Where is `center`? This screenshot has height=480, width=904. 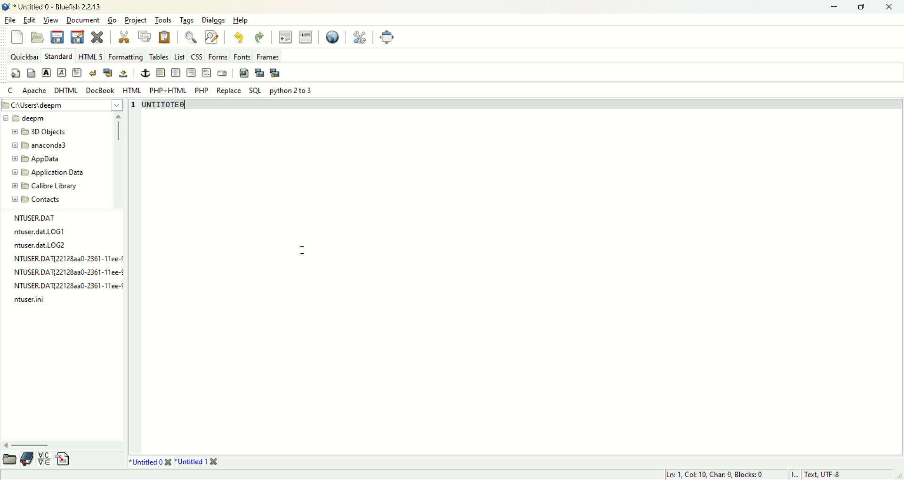
center is located at coordinates (177, 73).